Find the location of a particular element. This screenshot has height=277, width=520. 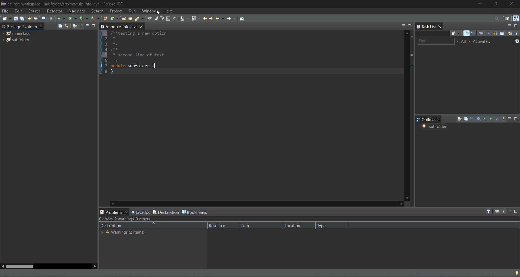

focus on active task is located at coordinates (75, 26).